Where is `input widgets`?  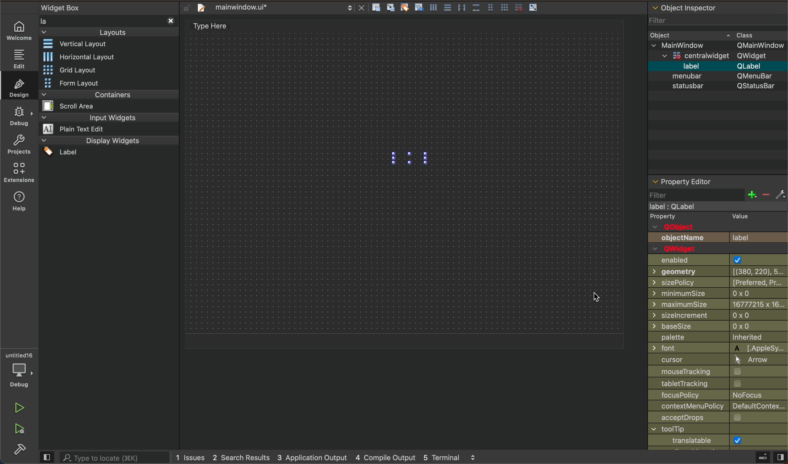
input widgets is located at coordinates (108, 123).